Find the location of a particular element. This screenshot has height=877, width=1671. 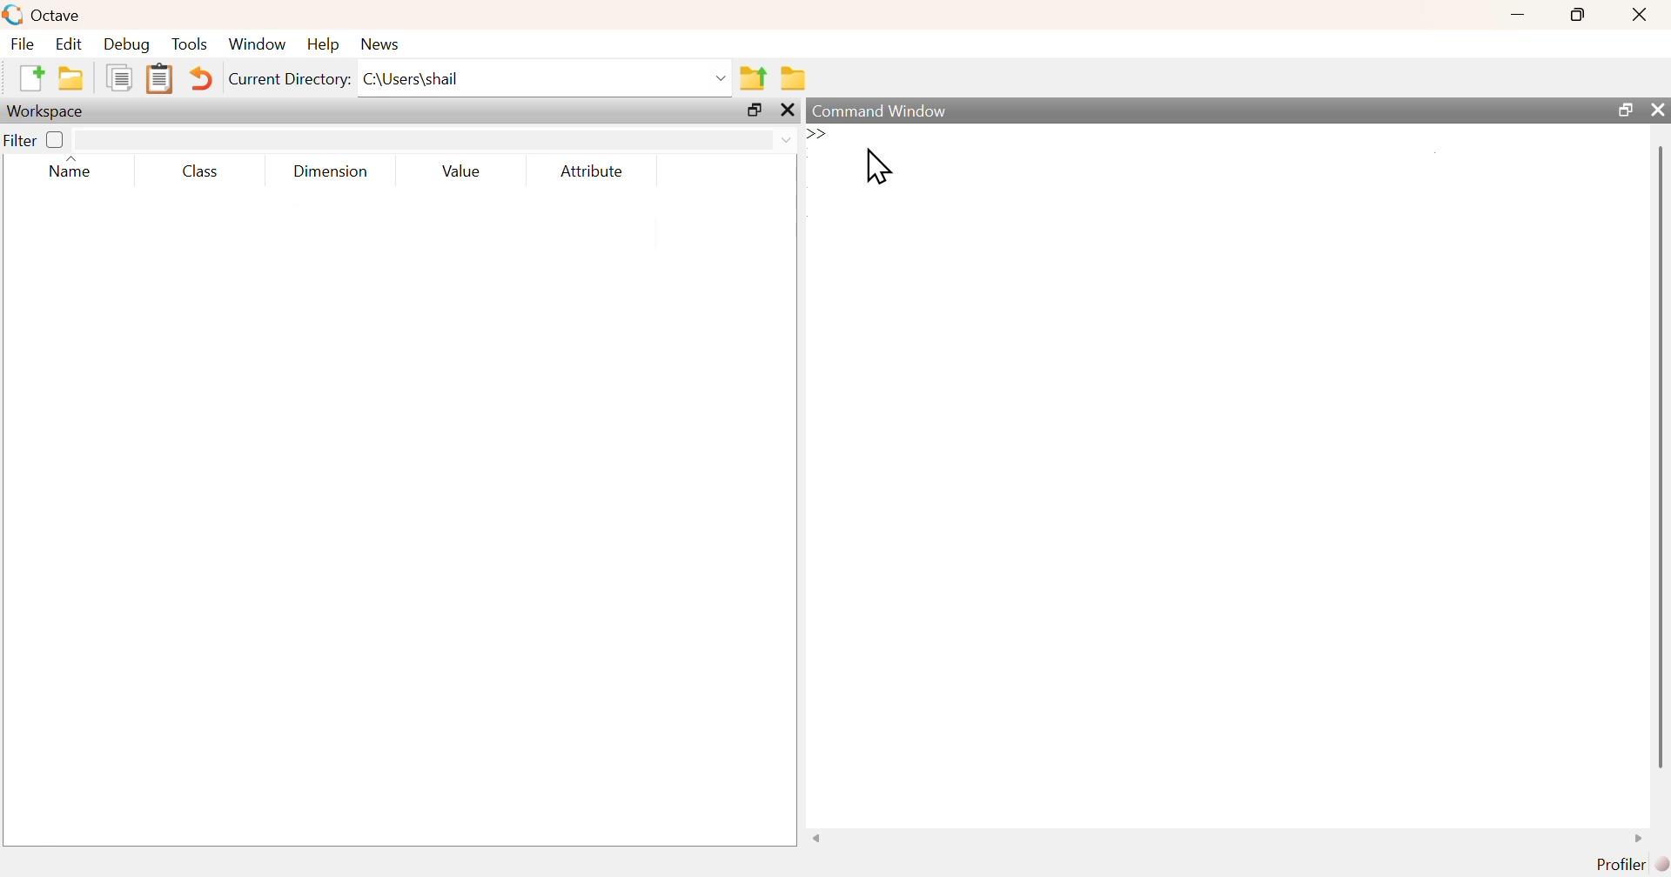

dropdown is located at coordinates (718, 77).